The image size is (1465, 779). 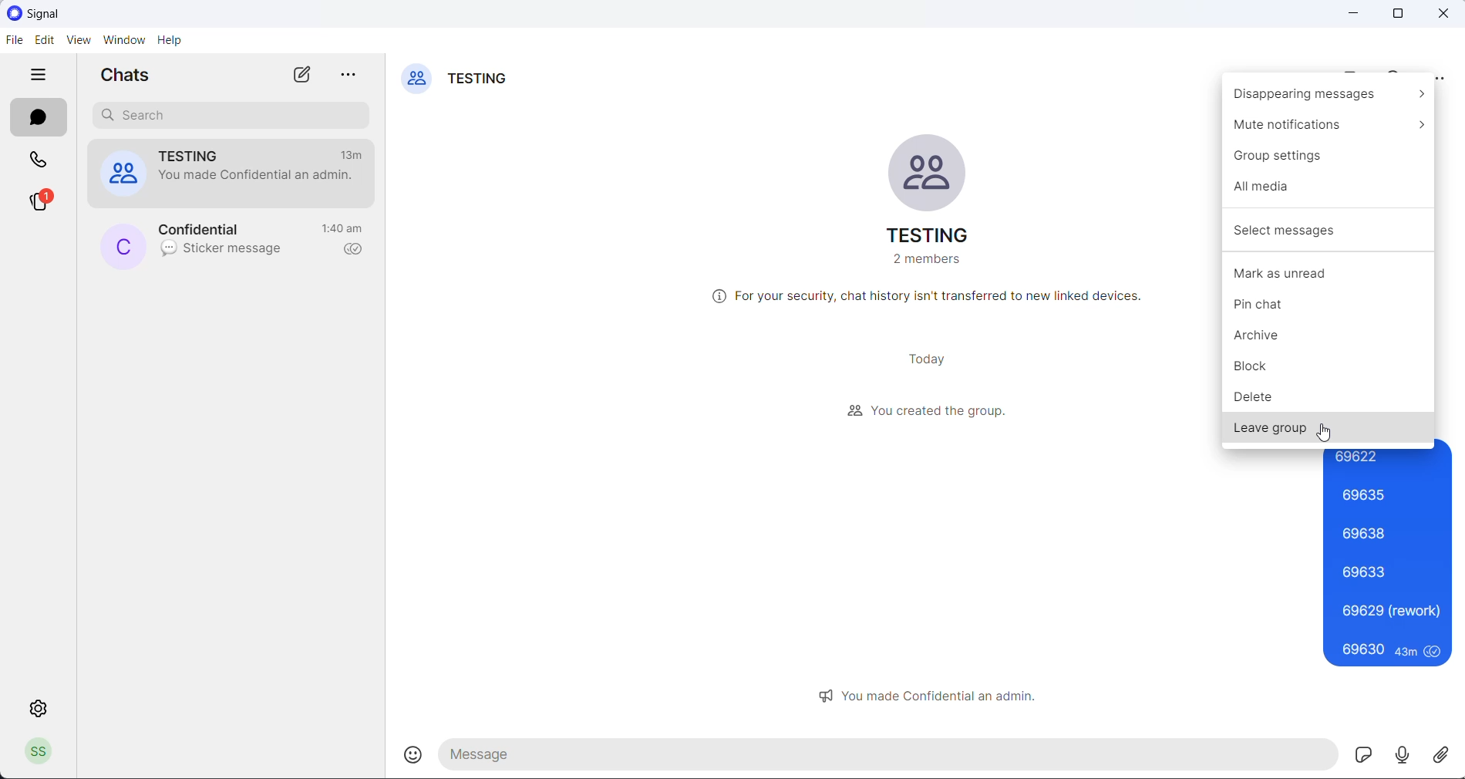 What do you see at coordinates (173, 41) in the screenshot?
I see `help` at bounding box center [173, 41].